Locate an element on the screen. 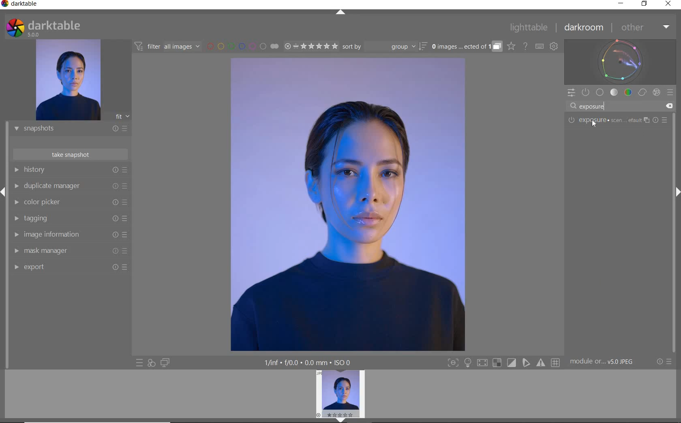 The height and width of the screenshot is (423, 681). SELECTED IMAGE is located at coordinates (347, 204).